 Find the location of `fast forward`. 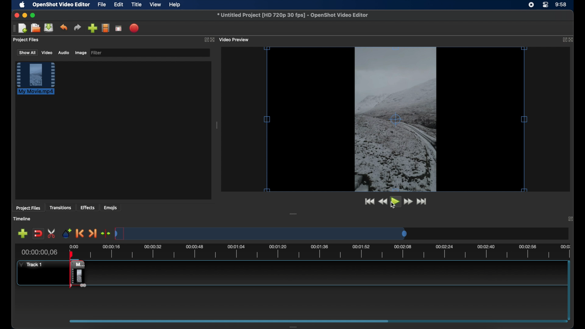

fast forward is located at coordinates (409, 202).